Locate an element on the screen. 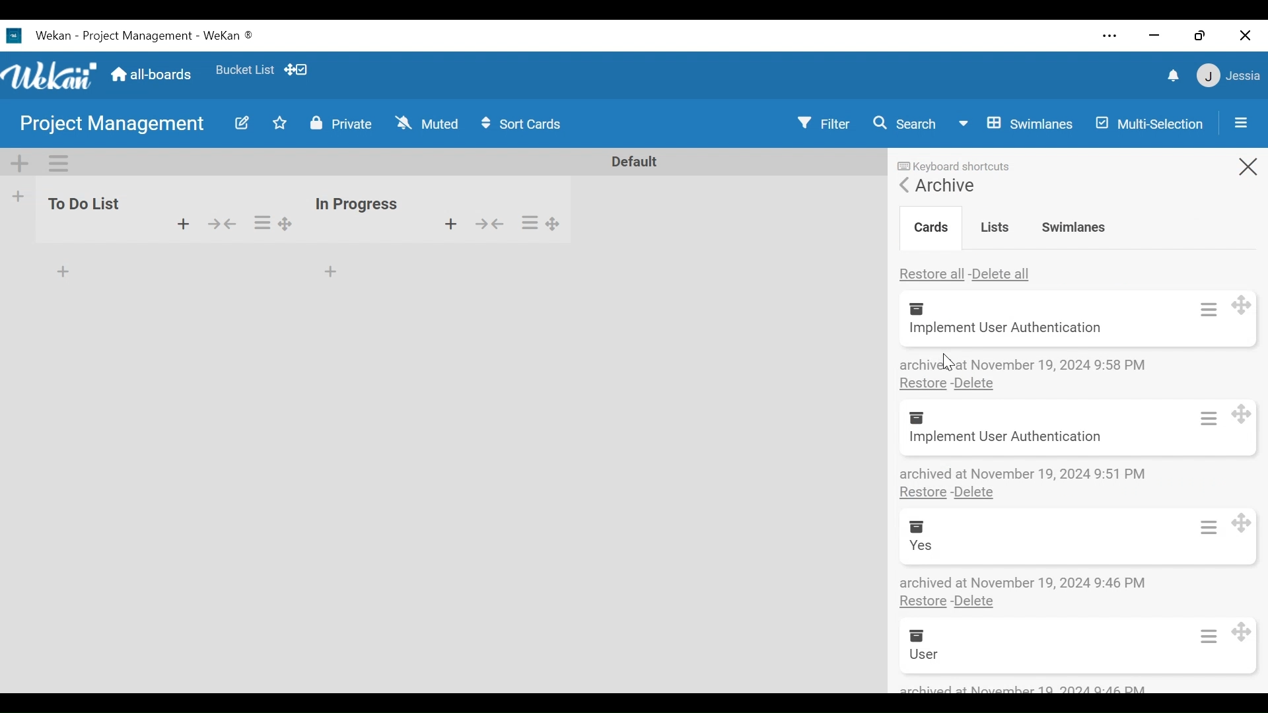  restore is located at coordinates (1199, 35).